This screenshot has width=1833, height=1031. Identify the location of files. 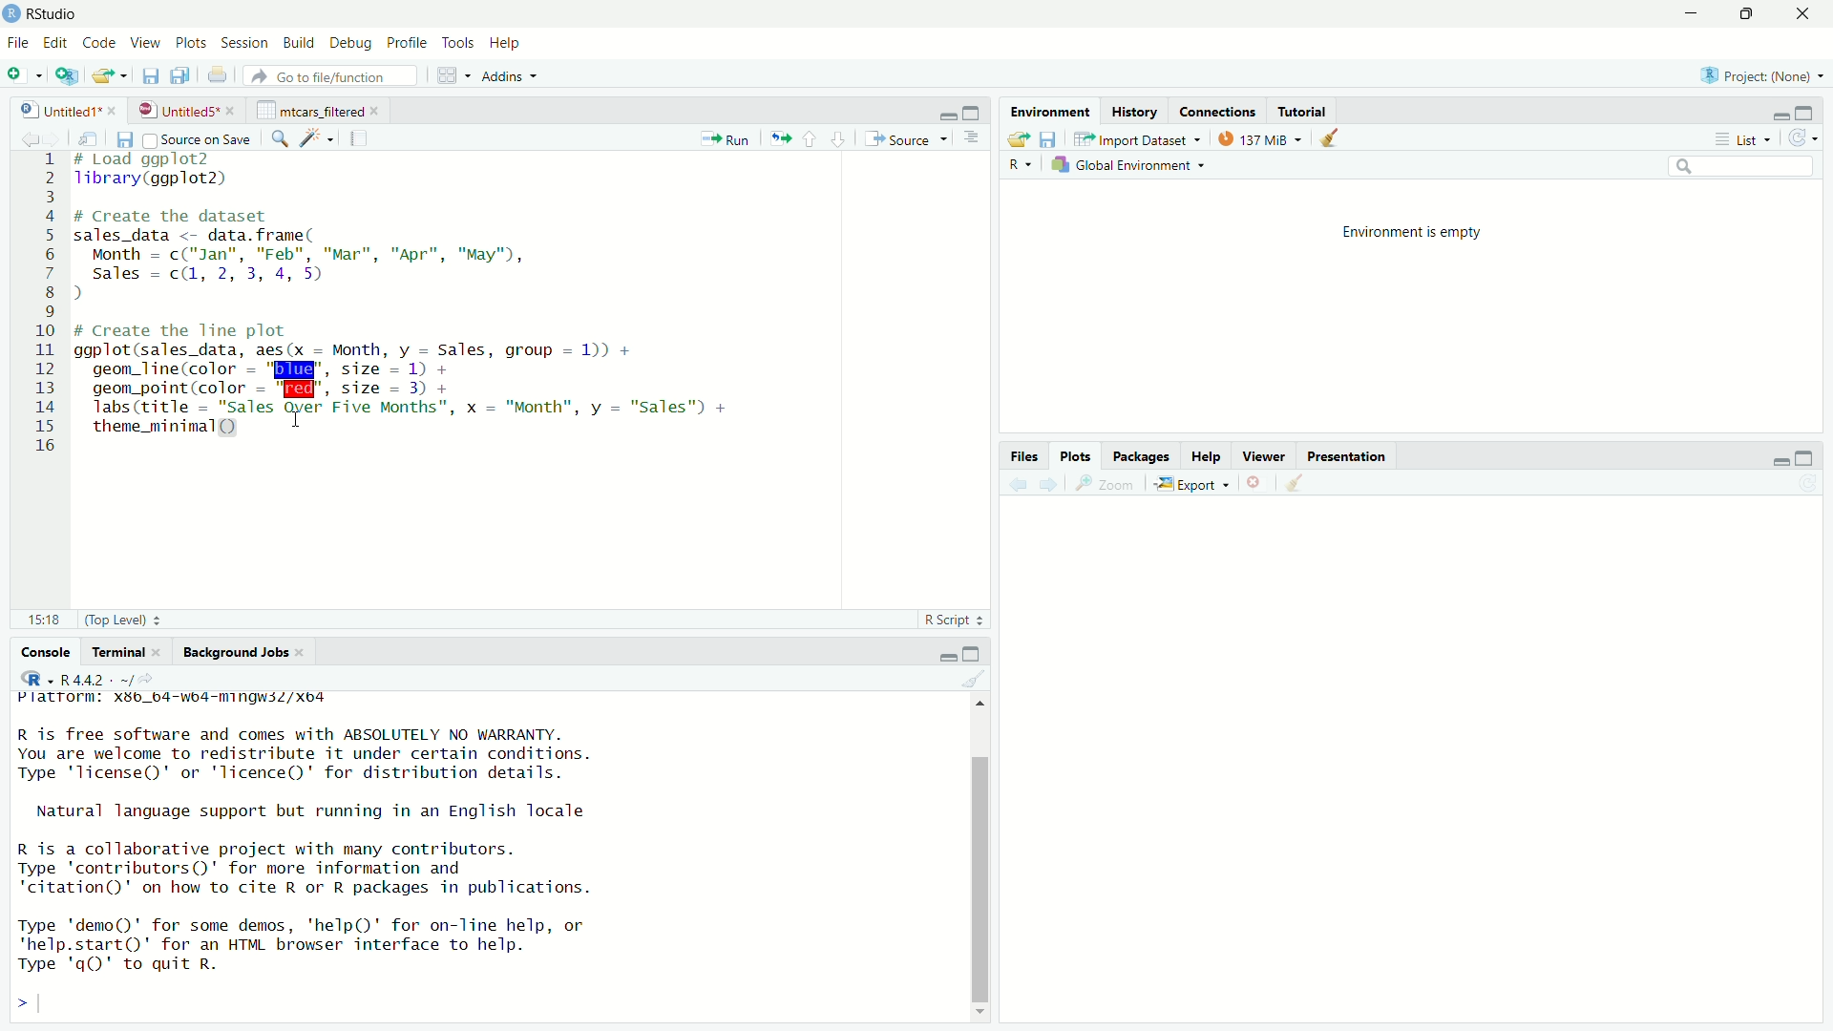
(1027, 457).